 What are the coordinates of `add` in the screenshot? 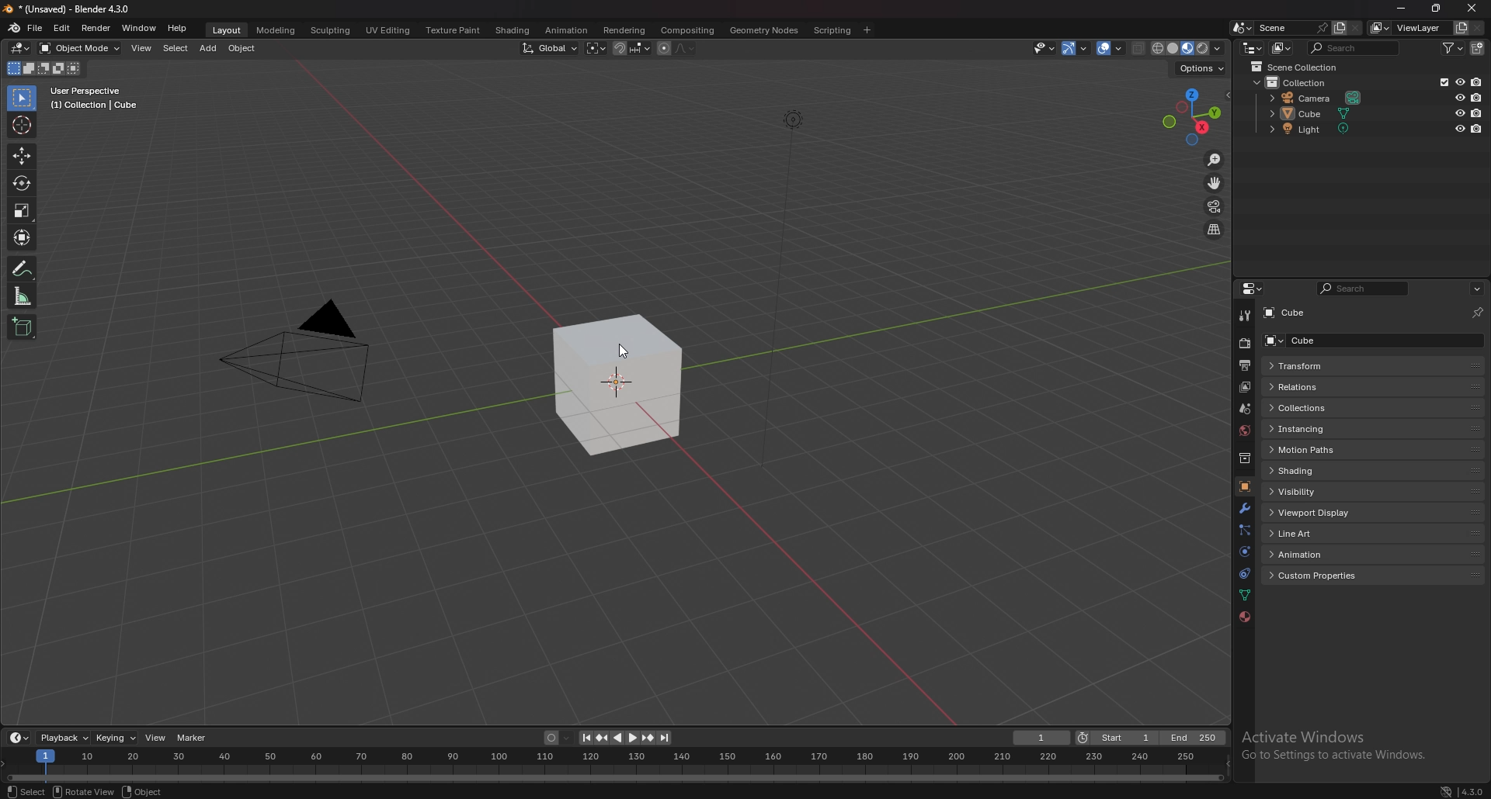 It's located at (207, 48).